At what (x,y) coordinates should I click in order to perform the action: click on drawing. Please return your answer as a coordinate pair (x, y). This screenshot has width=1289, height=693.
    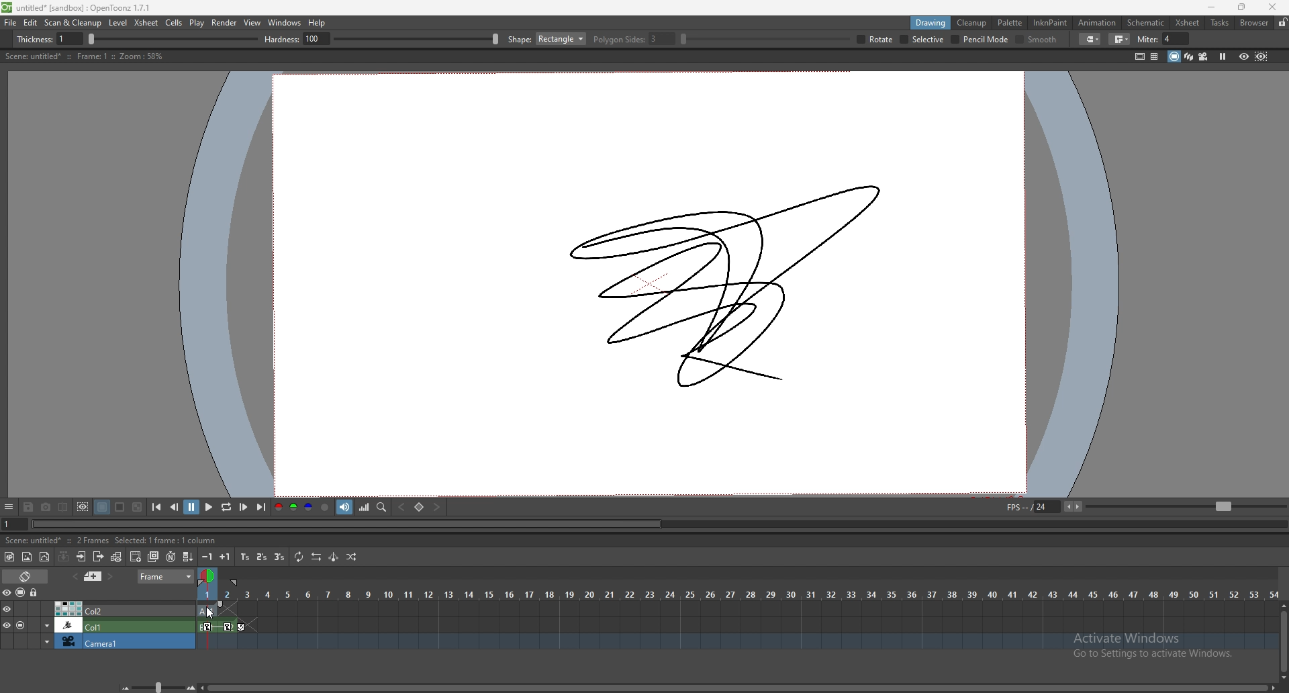
    Looking at the image, I should click on (738, 283).